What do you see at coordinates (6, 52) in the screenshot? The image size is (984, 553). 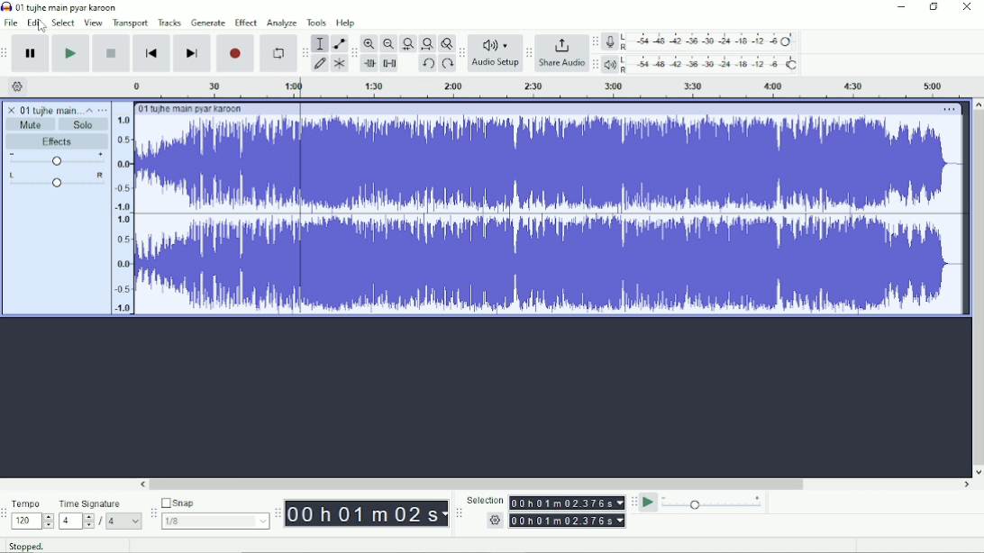 I see `Audacity transport toolbar` at bounding box center [6, 52].